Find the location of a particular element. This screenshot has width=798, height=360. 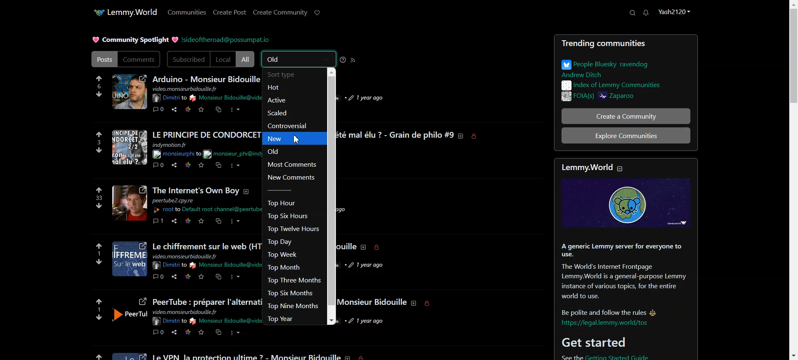

 is located at coordinates (414, 304).